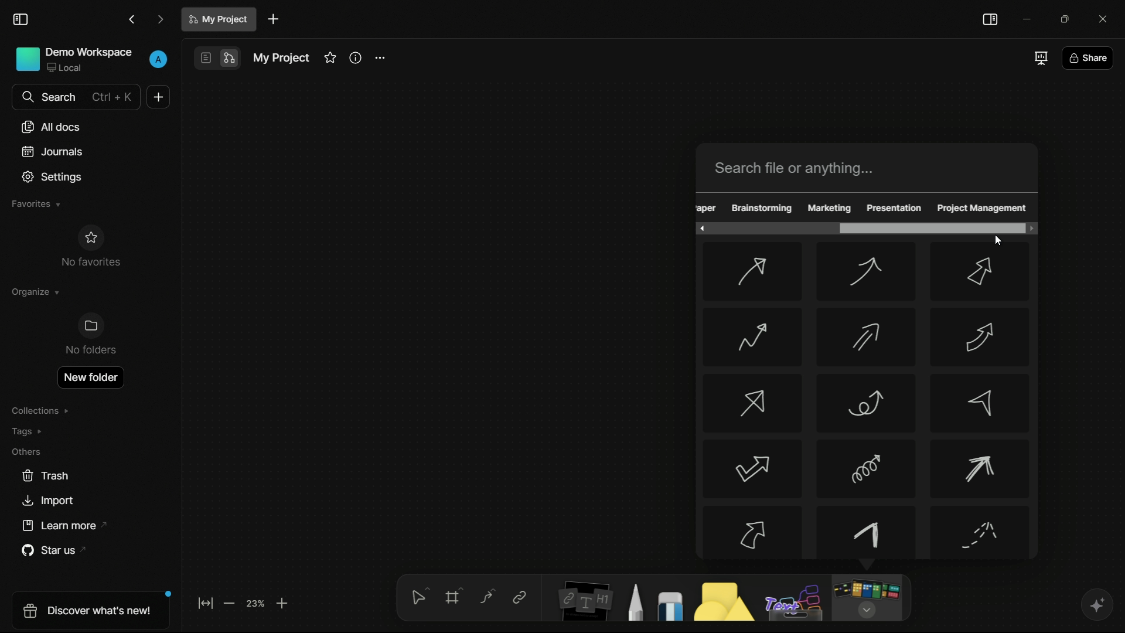 The height and width of the screenshot is (633, 1125). I want to click on scroll left, so click(699, 229).